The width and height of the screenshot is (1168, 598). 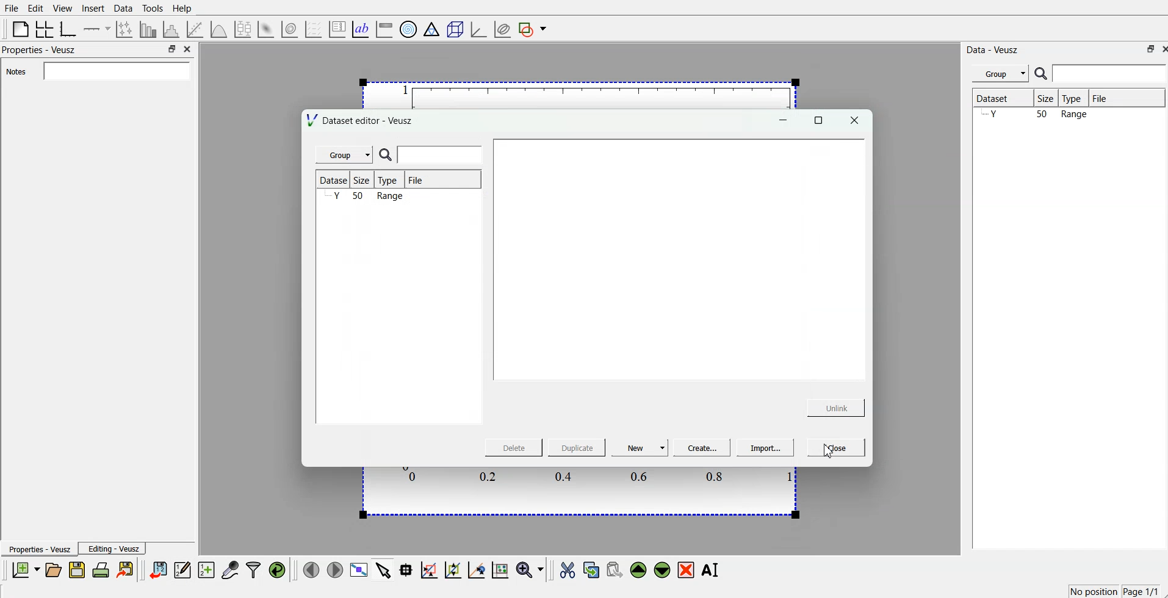 I want to click on plot key, so click(x=337, y=28).